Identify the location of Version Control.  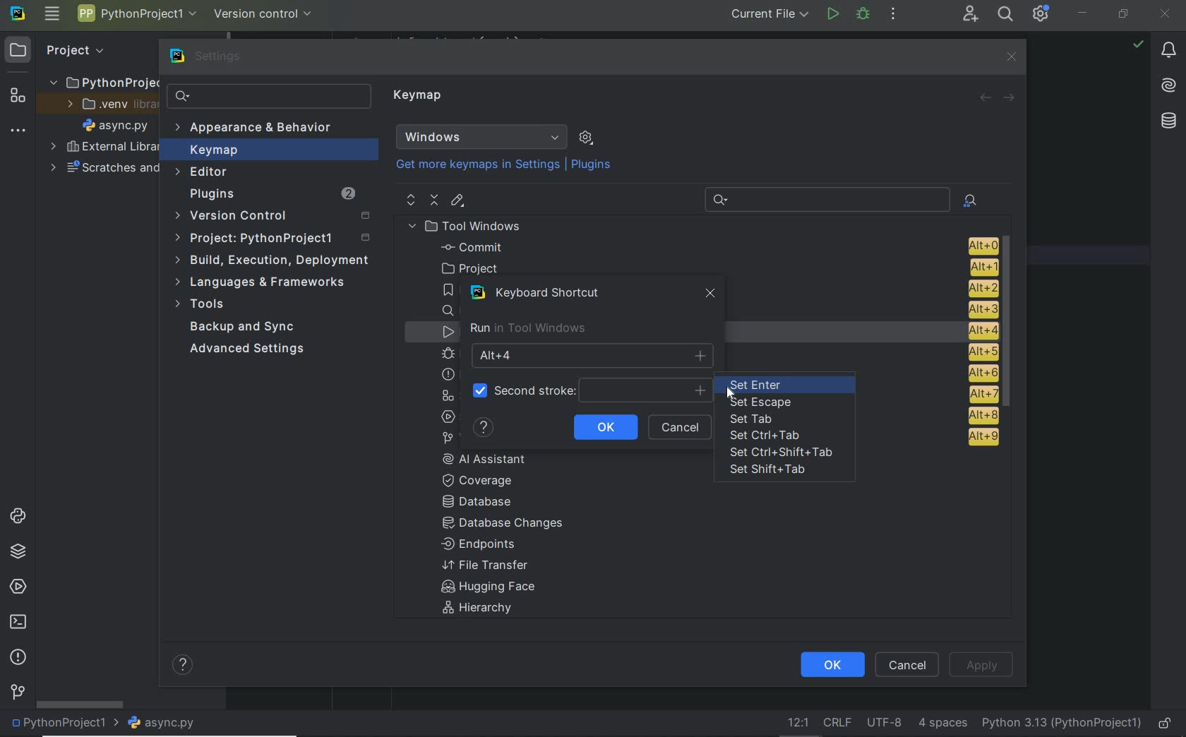
(272, 217).